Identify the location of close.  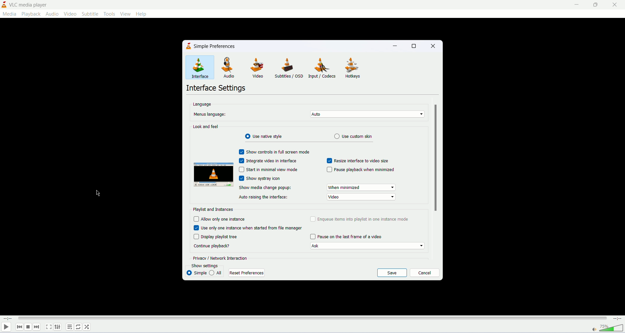
(615, 5).